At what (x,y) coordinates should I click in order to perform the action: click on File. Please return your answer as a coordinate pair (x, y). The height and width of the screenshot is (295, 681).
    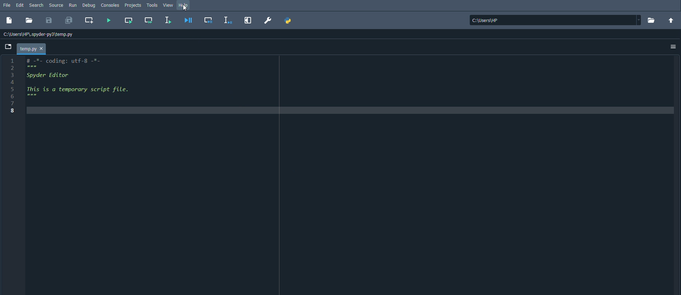
    Looking at the image, I should click on (6, 5).